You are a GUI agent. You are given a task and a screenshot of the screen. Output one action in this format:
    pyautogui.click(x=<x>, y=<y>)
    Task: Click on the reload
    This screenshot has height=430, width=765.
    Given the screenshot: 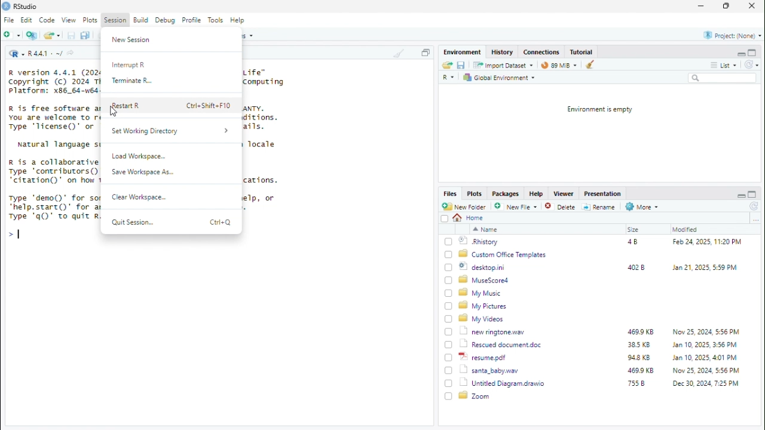 What is the action you would take?
    pyautogui.click(x=751, y=64)
    